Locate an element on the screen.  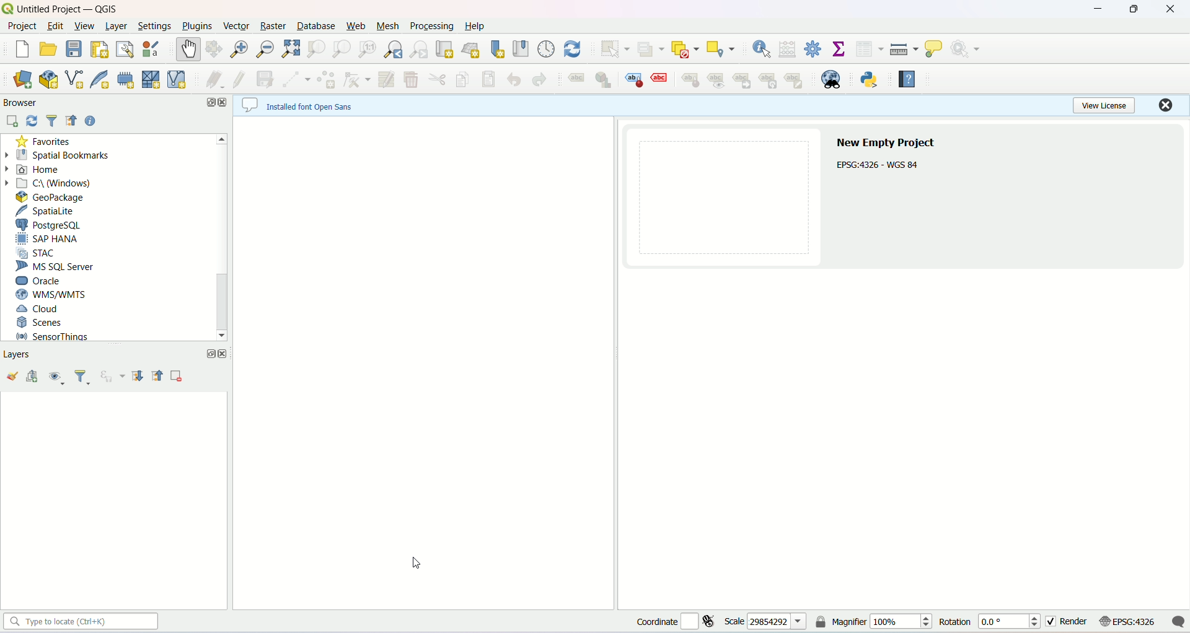
show/hide labels and diagram is located at coordinates (718, 81).